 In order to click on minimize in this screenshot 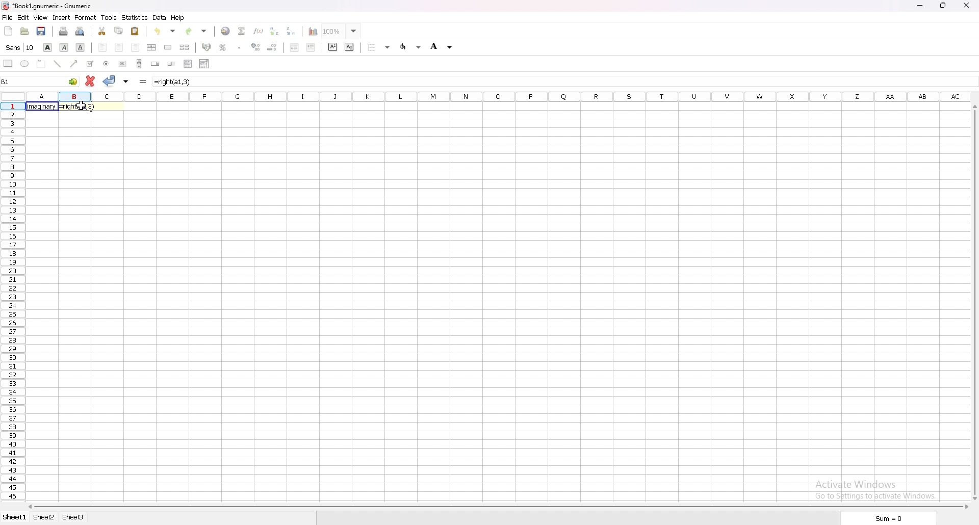, I will do `click(920, 5)`.